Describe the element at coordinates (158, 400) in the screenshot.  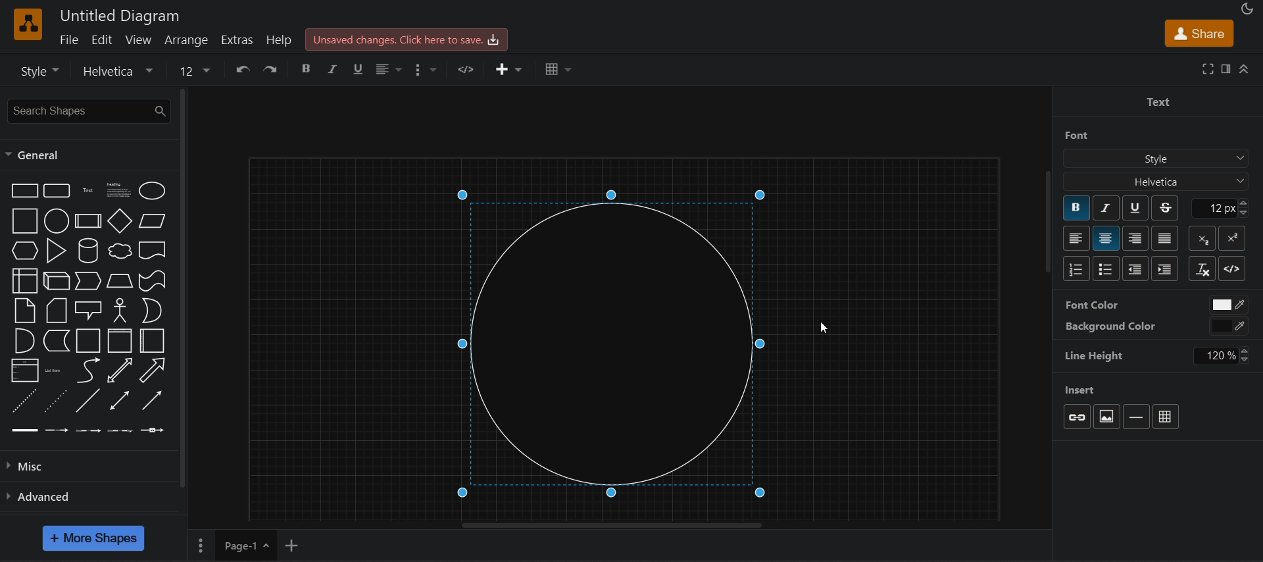
I see `directional connector` at that location.